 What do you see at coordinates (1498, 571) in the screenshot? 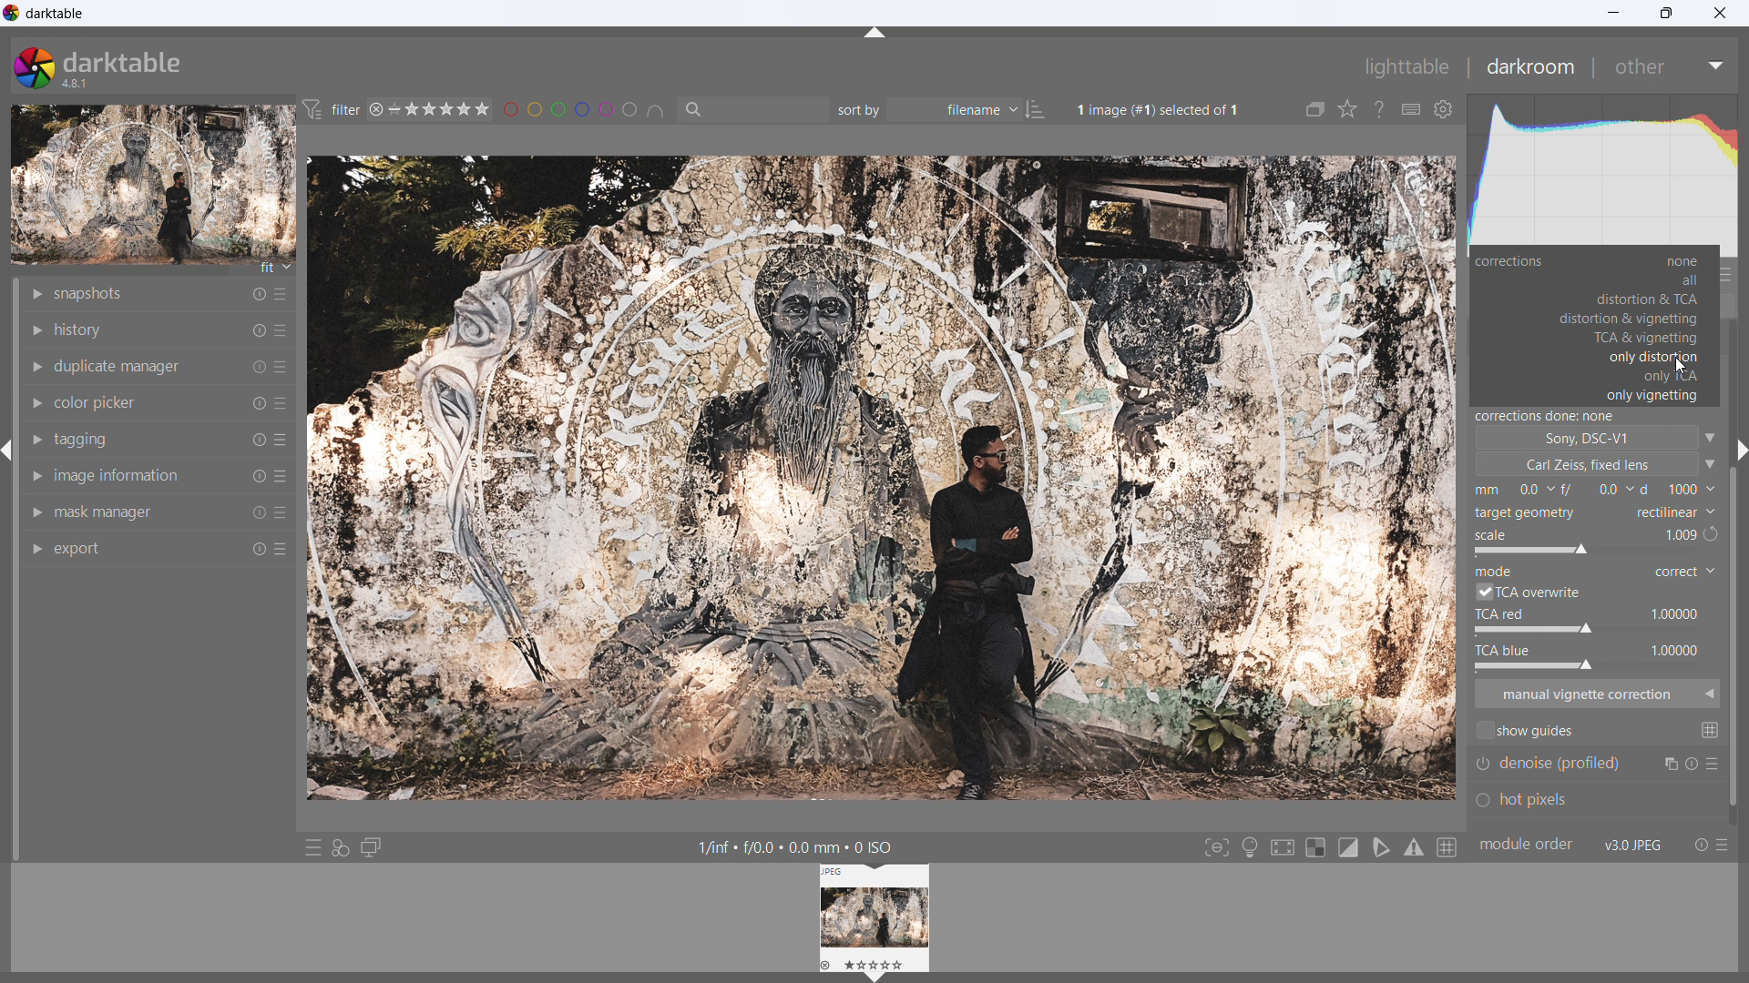
I see `mode` at bounding box center [1498, 571].